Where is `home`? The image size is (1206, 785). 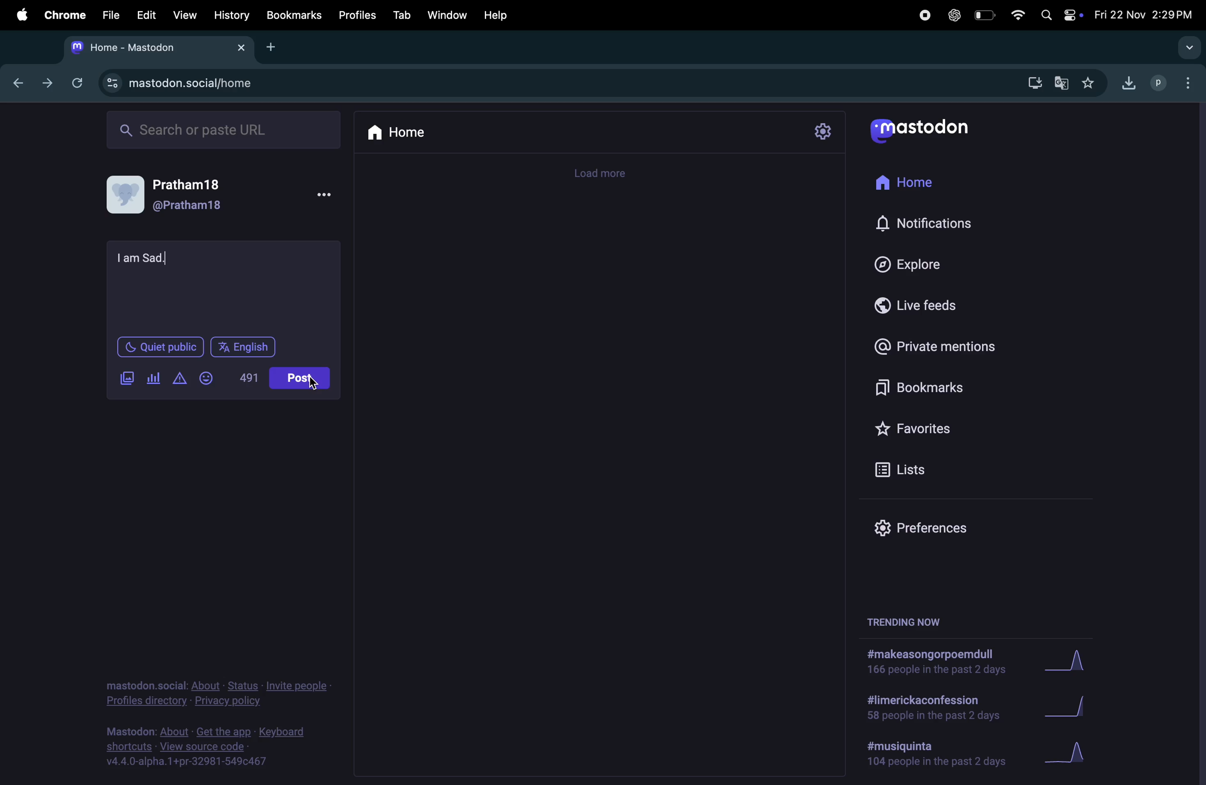
home is located at coordinates (399, 137).